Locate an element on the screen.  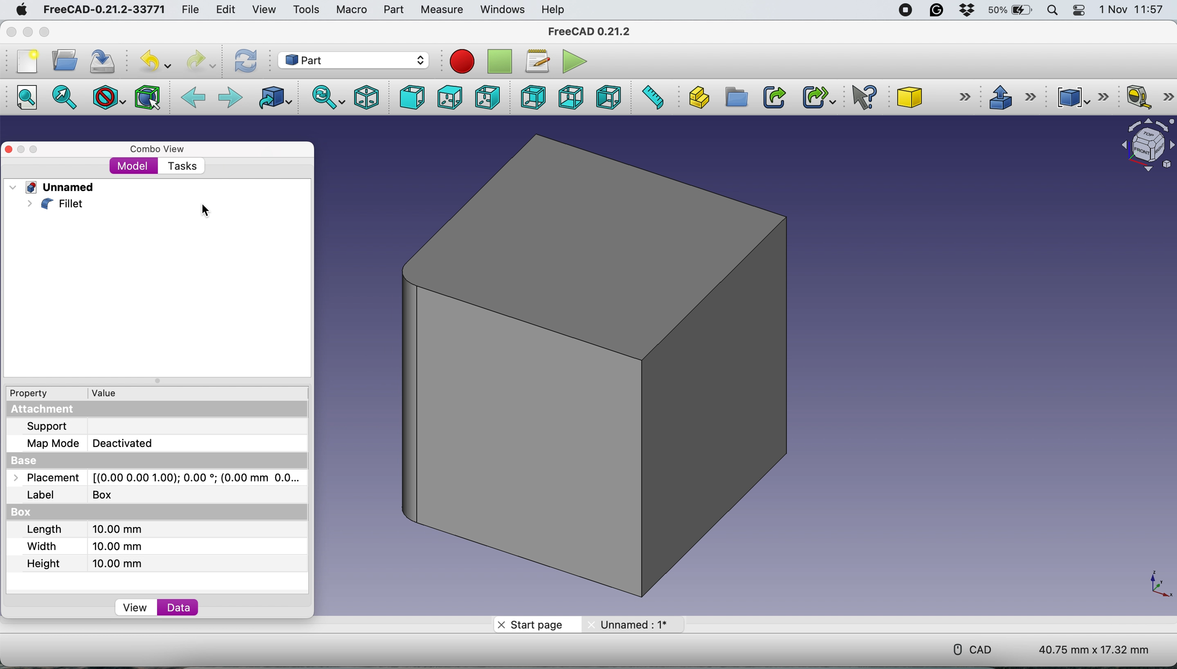
save is located at coordinates (106, 61).